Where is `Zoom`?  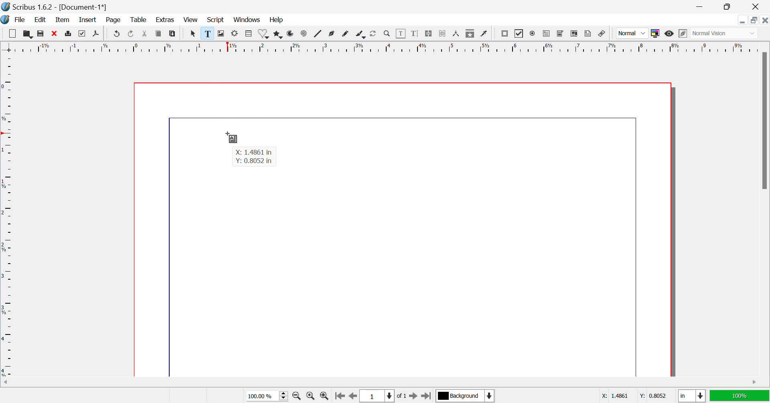 Zoom is located at coordinates (388, 35).